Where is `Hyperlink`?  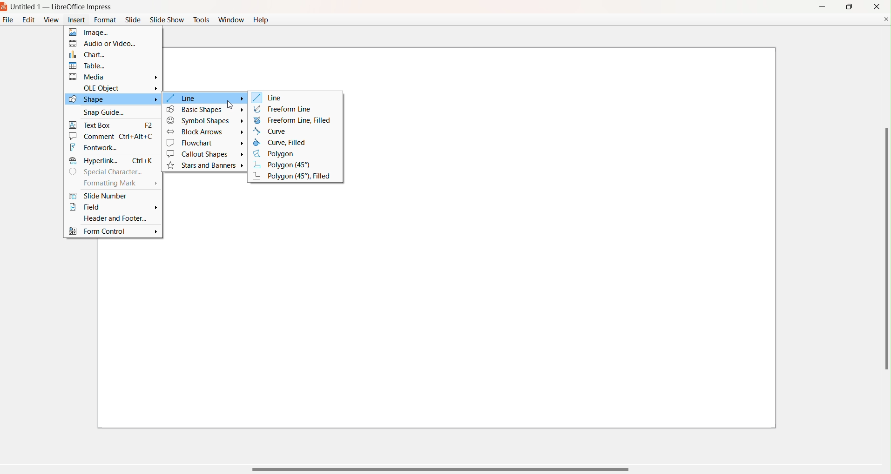
Hyperlink is located at coordinates (112, 160).